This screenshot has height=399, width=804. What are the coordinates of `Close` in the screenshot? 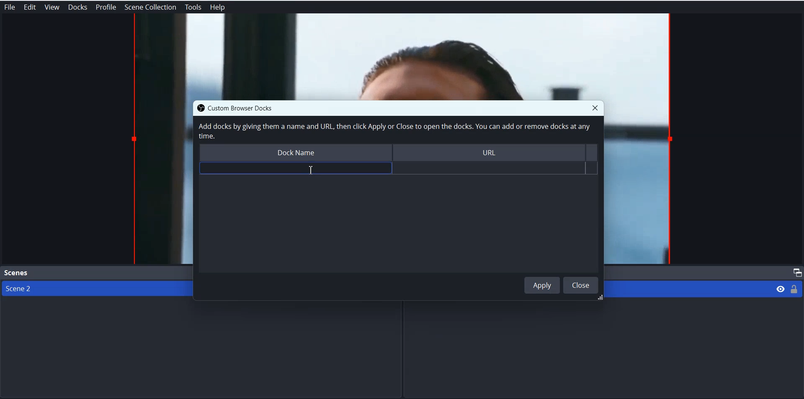 It's located at (595, 107).